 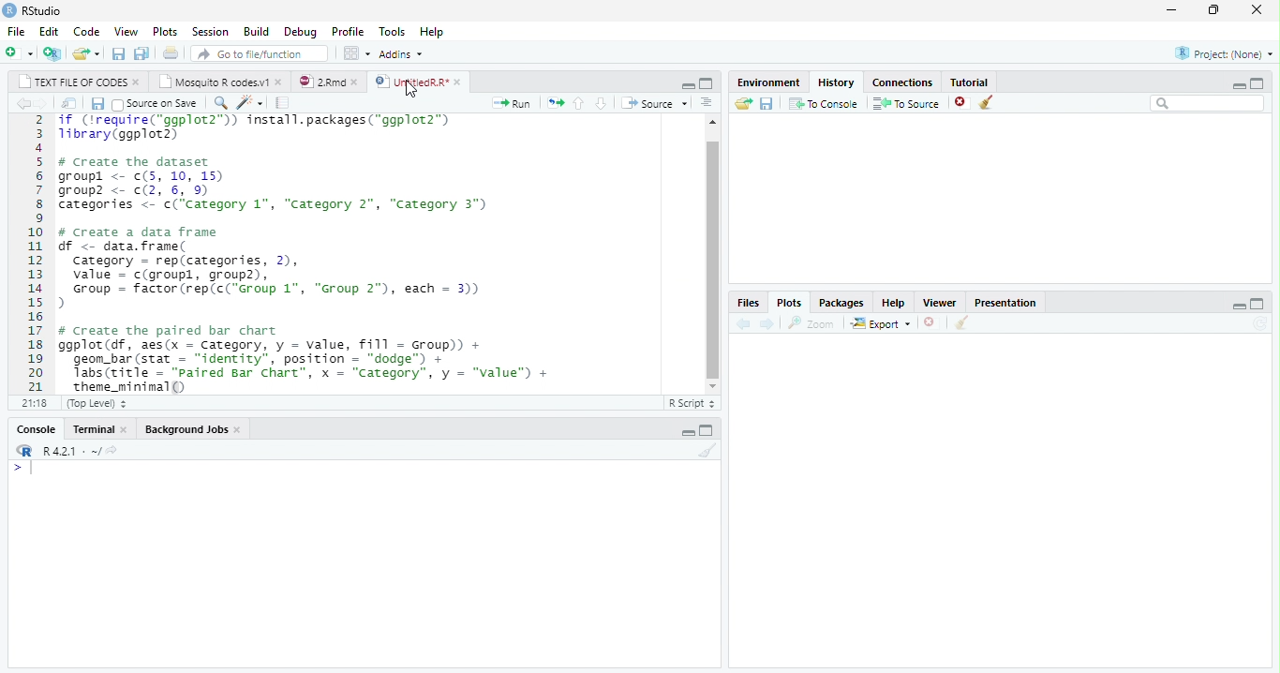 What do you see at coordinates (51, 52) in the screenshot?
I see `create a project` at bounding box center [51, 52].